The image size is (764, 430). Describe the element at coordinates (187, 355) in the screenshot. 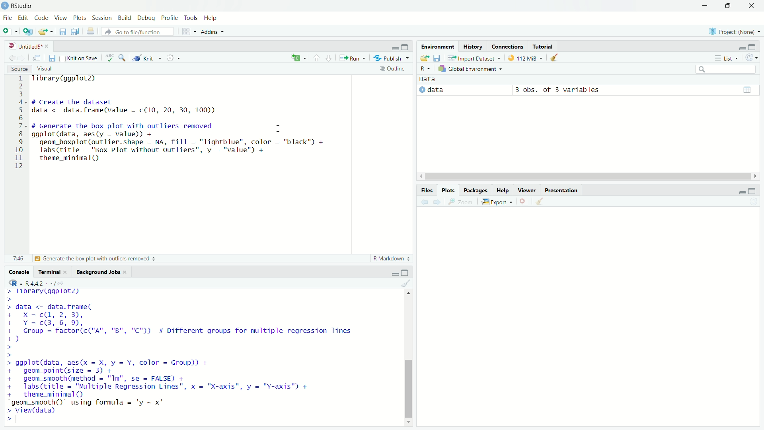

I see `> library(ggplot2)

>

> data <- data. frame(

+ x=cQ, 2,3),

+ Y=c@B,6,9,

+ Group = factor(c("A", "B", "C")) # Different groups for multiple regression lines
+)

>

>

> ggplot(data, aes(x = X, y = Y, color = Group)) +

+ geom_point(size = 3) +

+  geom_smooth(method = "Im", se = FALSE) +

+ labs(title = "Multiple Regression Lines", x = "X-axis", y = "v-axis") +
+  theme_minimal()

“geom_smooth()~ using formula = 'y ~ x'

> View(data)

S` at that location.